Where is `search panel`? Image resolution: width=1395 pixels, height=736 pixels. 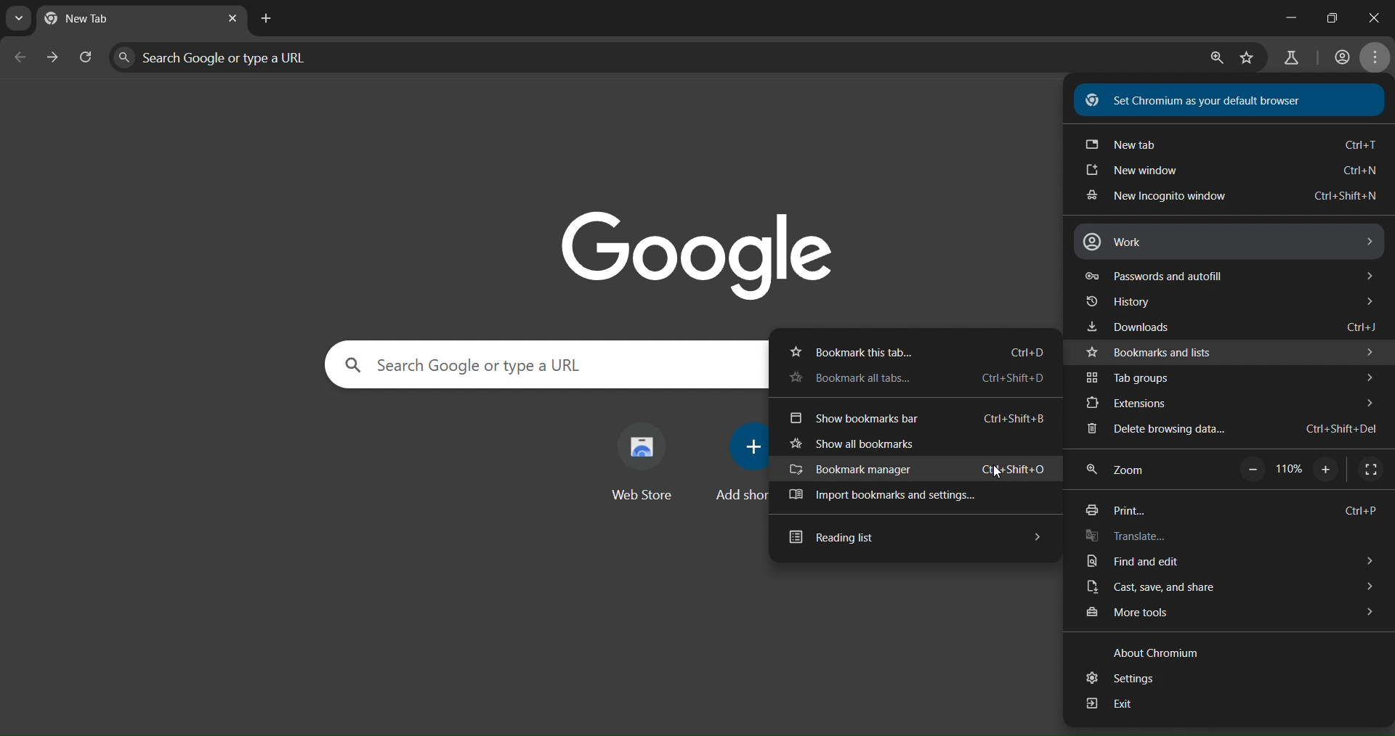 search panel is located at coordinates (245, 57).